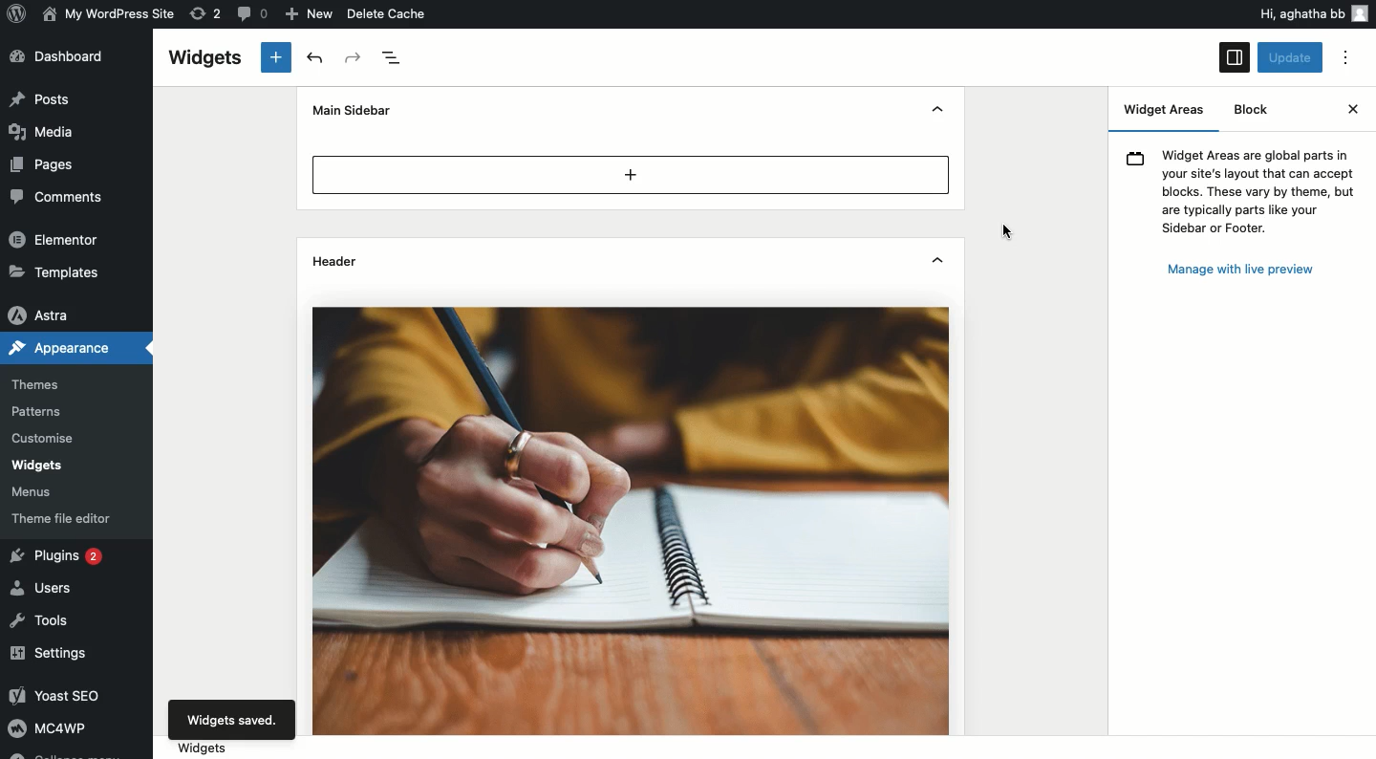 The image size is (1376, 759). Describe the element at coordinates (277, 57) in the screenshot. I see `New block` at that location.